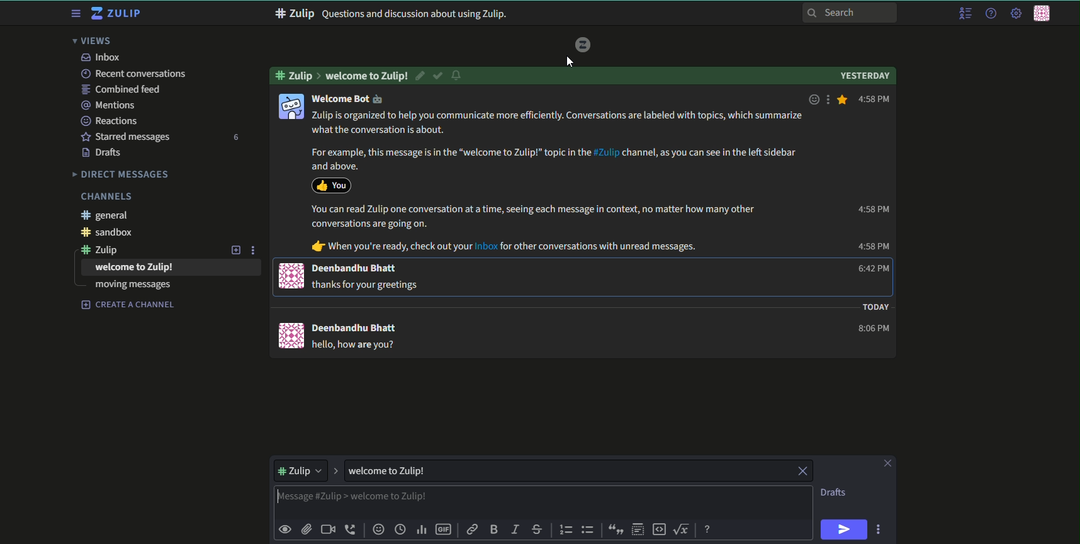 The height and width of the screenshot is (544, 1080). What do you see at coordinates (118, 14) in the screenshot?
I see `title and logo` at bounding box center [118, 14].